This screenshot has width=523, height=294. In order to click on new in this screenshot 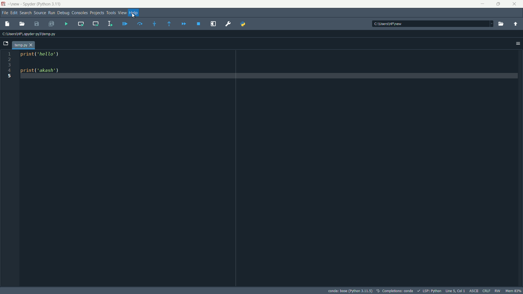, I will do `click(15, 4)`.